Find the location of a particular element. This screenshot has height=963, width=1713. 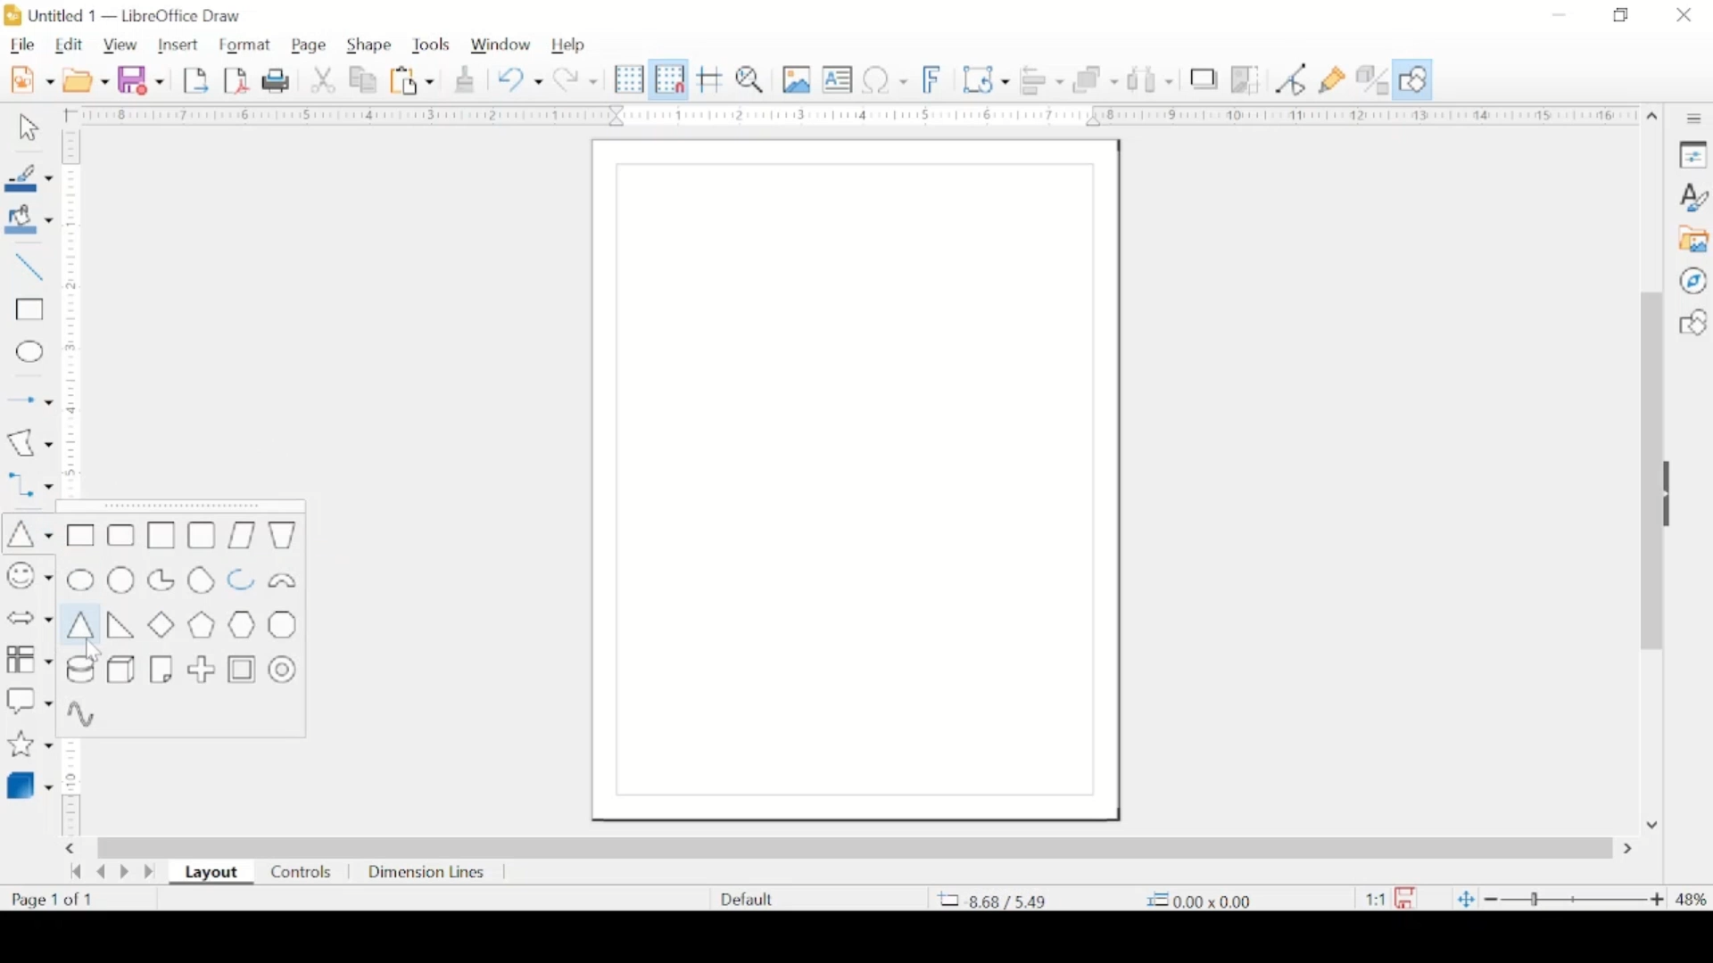

cylinder is located at coordinates (79, 668).